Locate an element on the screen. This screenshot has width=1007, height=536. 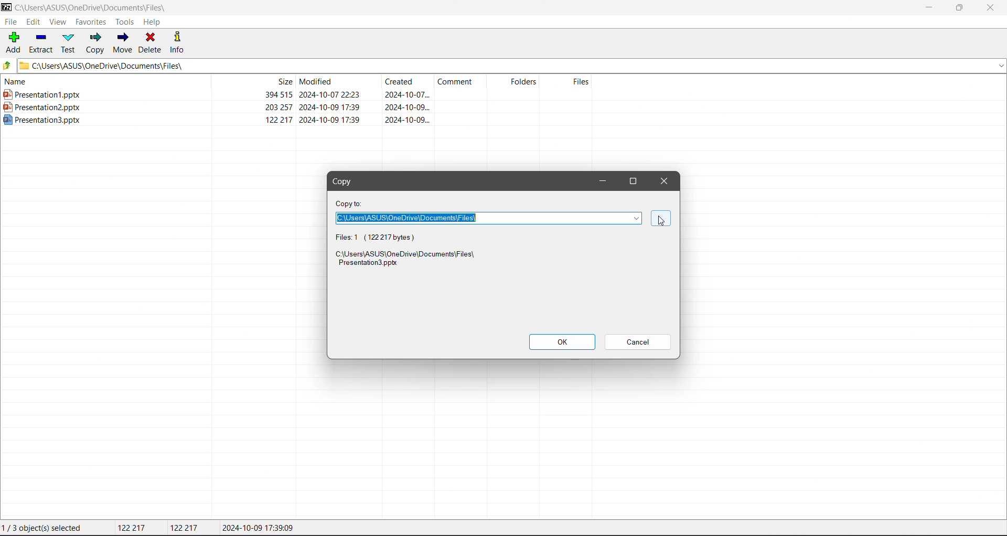
Favorites is located at coordinates (91, 22).